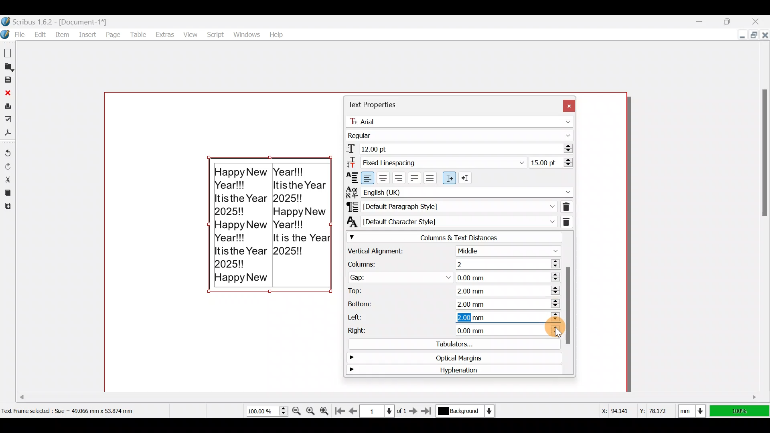  What do you see at coordinates (368, 178) in the screenshot?
I see `Align text left` at bounding box center [368, 178].